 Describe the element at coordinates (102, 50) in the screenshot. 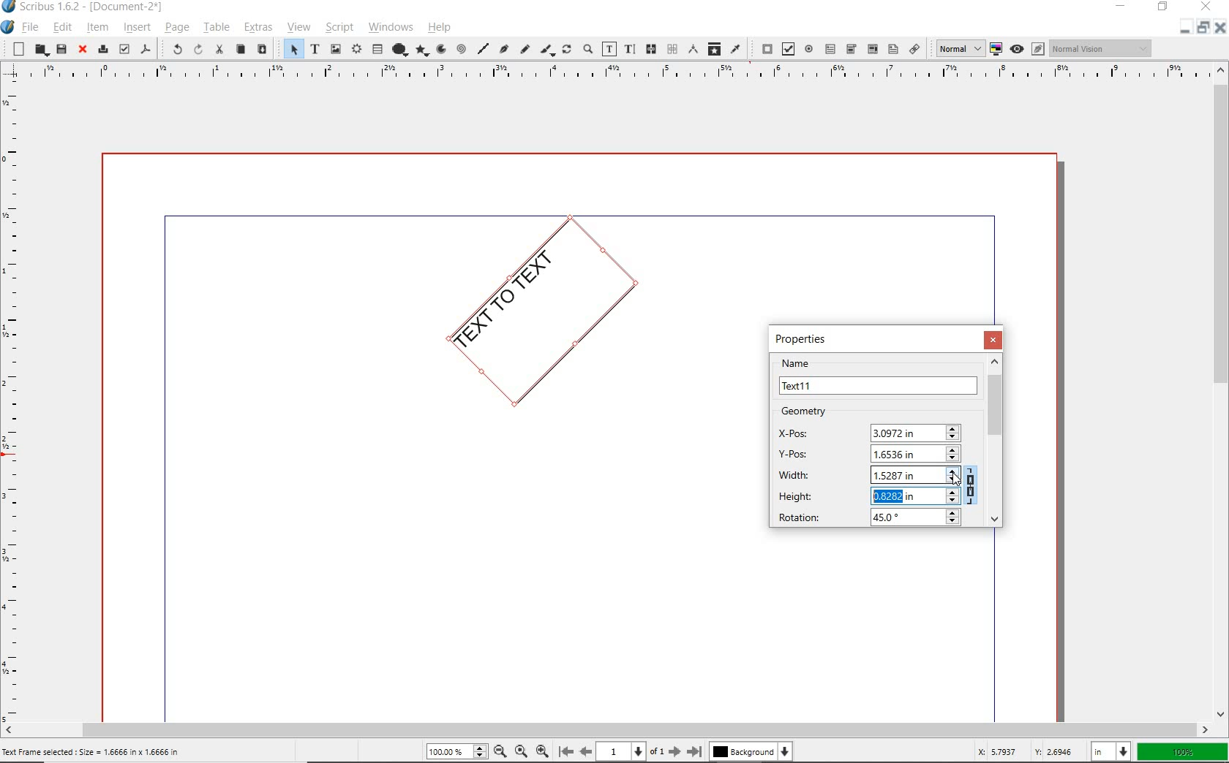

I see `print` at that location.